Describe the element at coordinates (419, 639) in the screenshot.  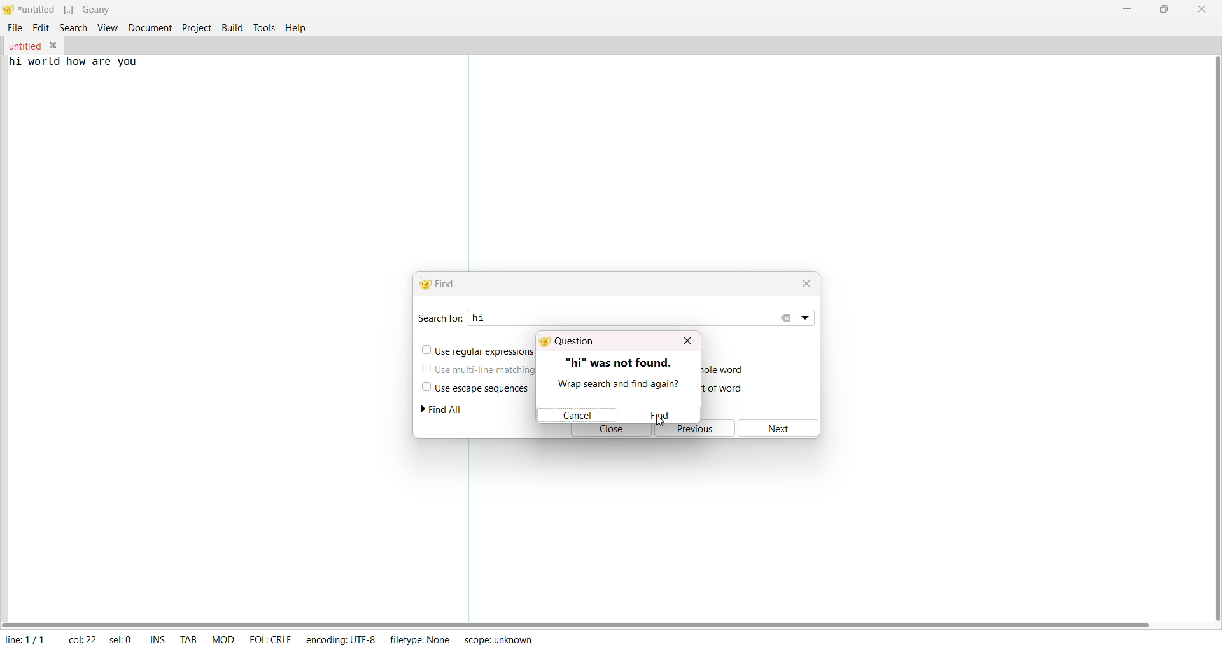
I see `filetype: none` at that location.